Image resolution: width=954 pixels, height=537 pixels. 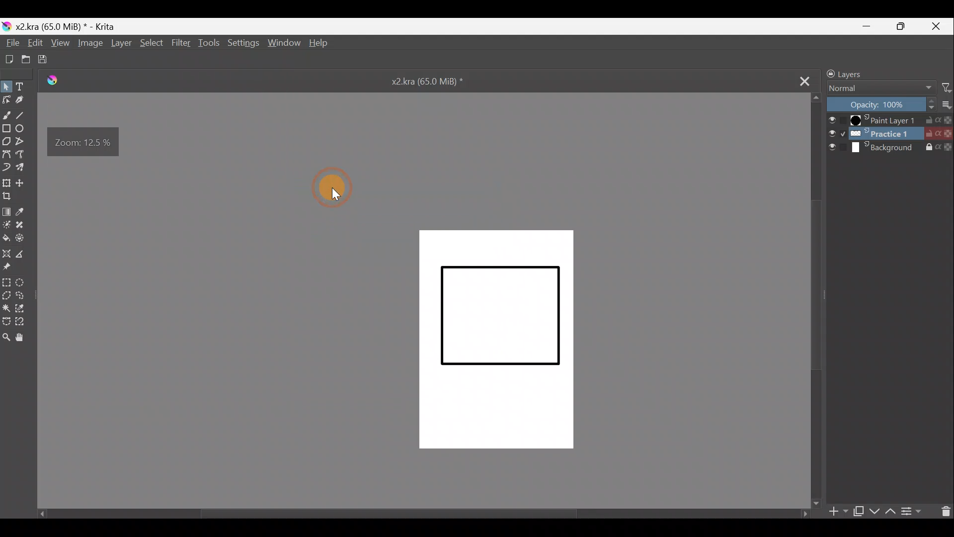 What do you see at coordinates (900, 27) in the screenshot?
I see `Maximize` at bounding box center [900, 27].